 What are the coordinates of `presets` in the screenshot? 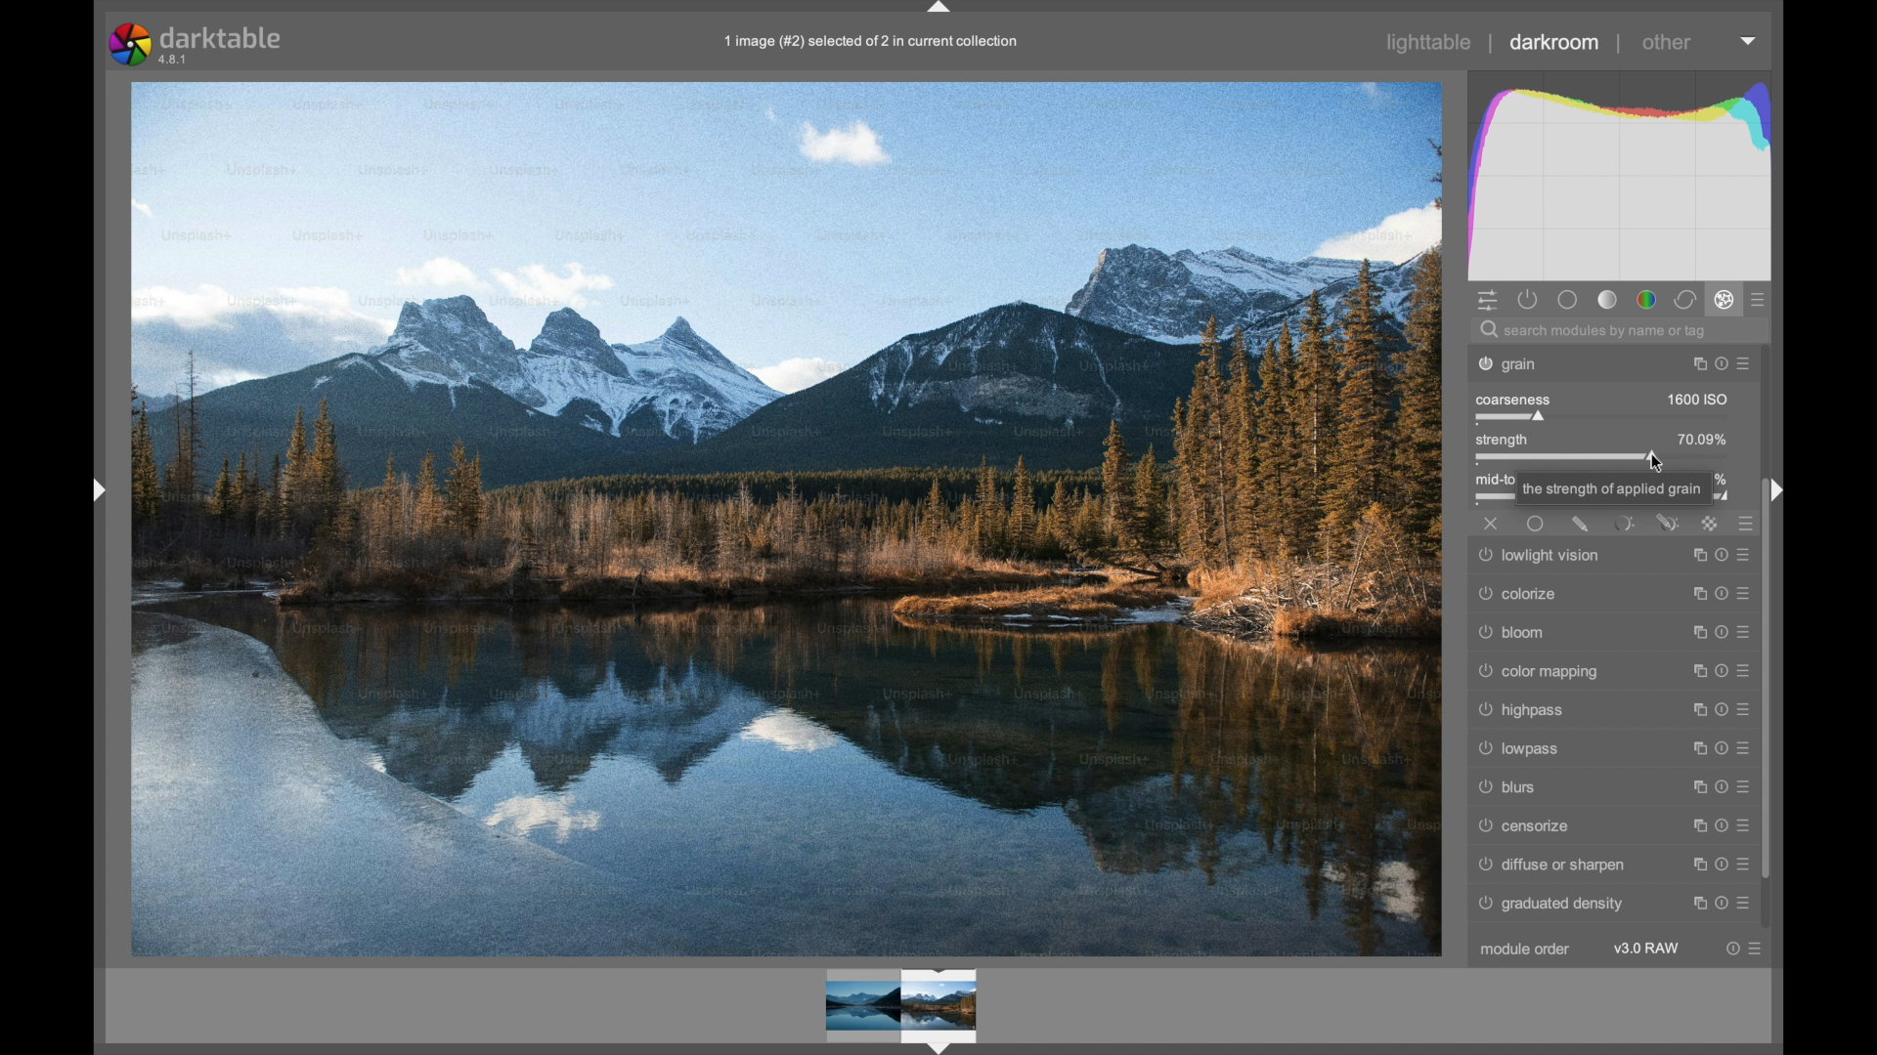 It's located at (1742, 710).